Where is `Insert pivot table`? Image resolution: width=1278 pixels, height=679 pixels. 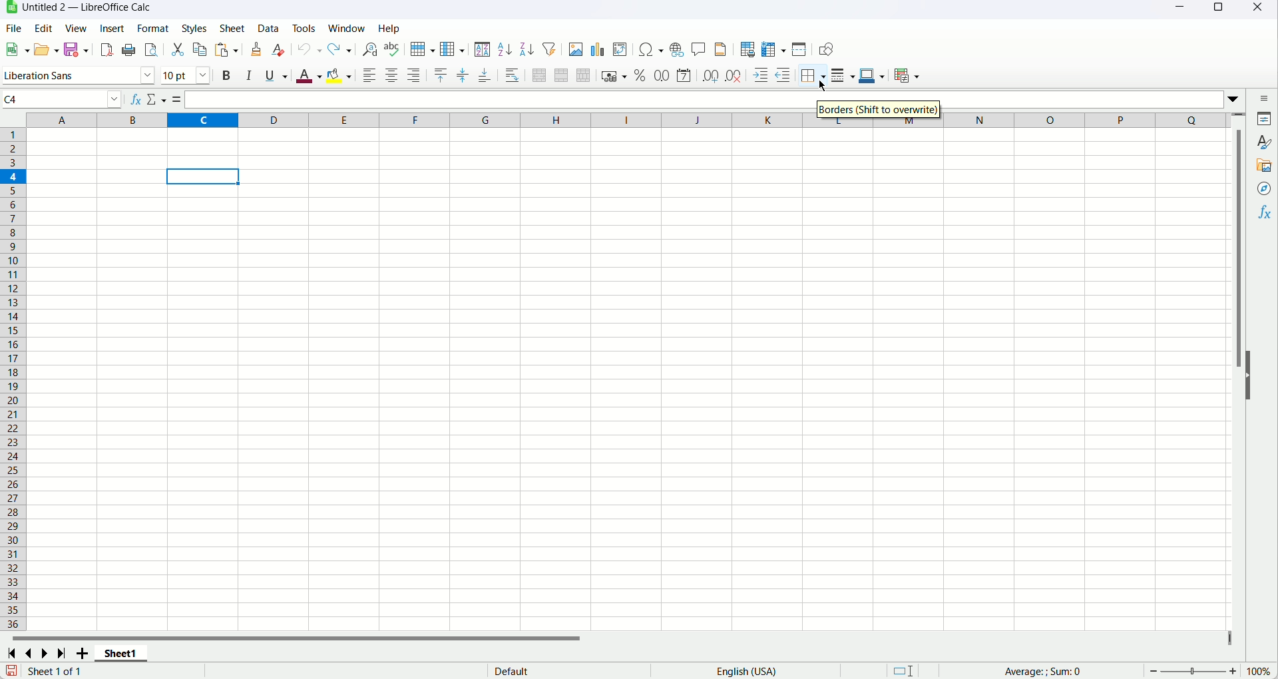 Insert pivot table is located at coordinates (620, 49).